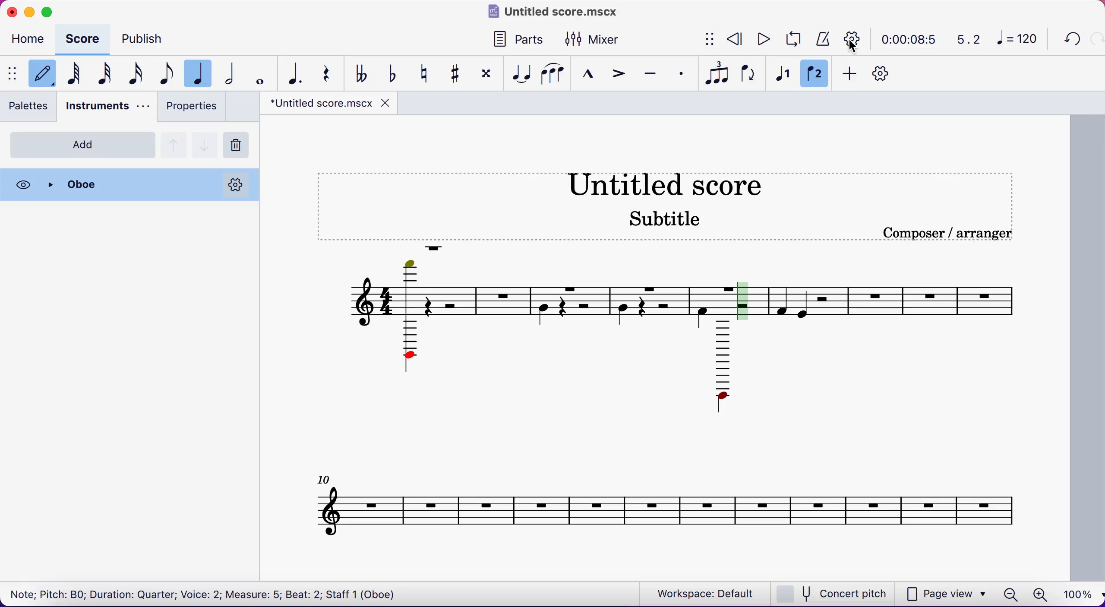 The width and height of the screenshot is (1105, 607). I want to click on mixer, so click(602, 38).